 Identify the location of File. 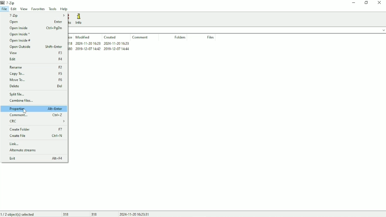
(5, 10).